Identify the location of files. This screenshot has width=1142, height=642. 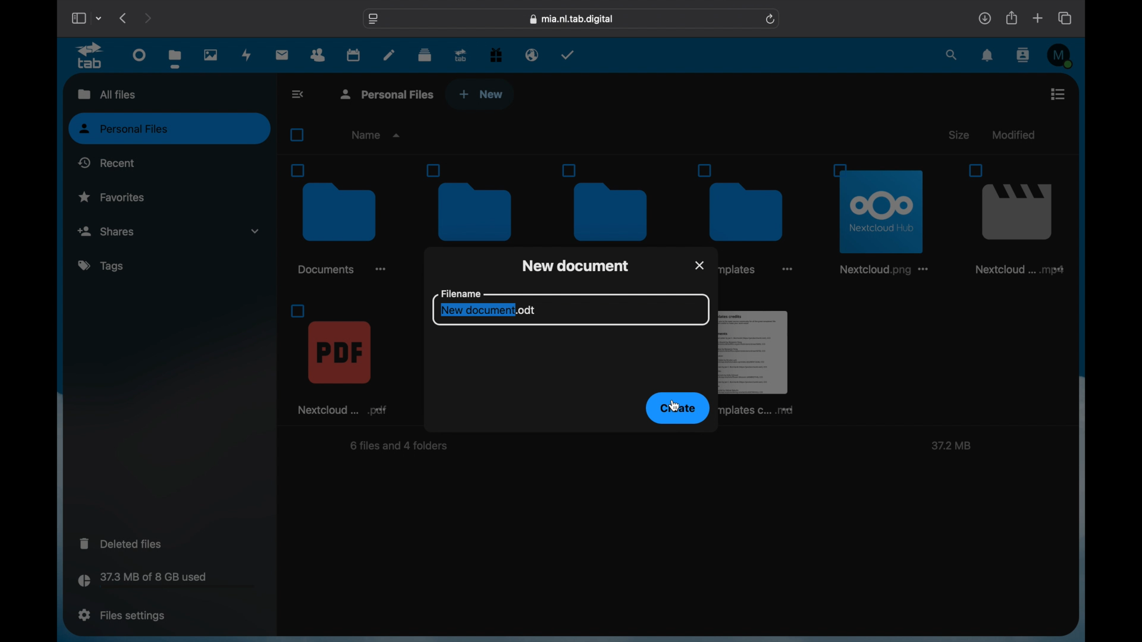
(175, 58).